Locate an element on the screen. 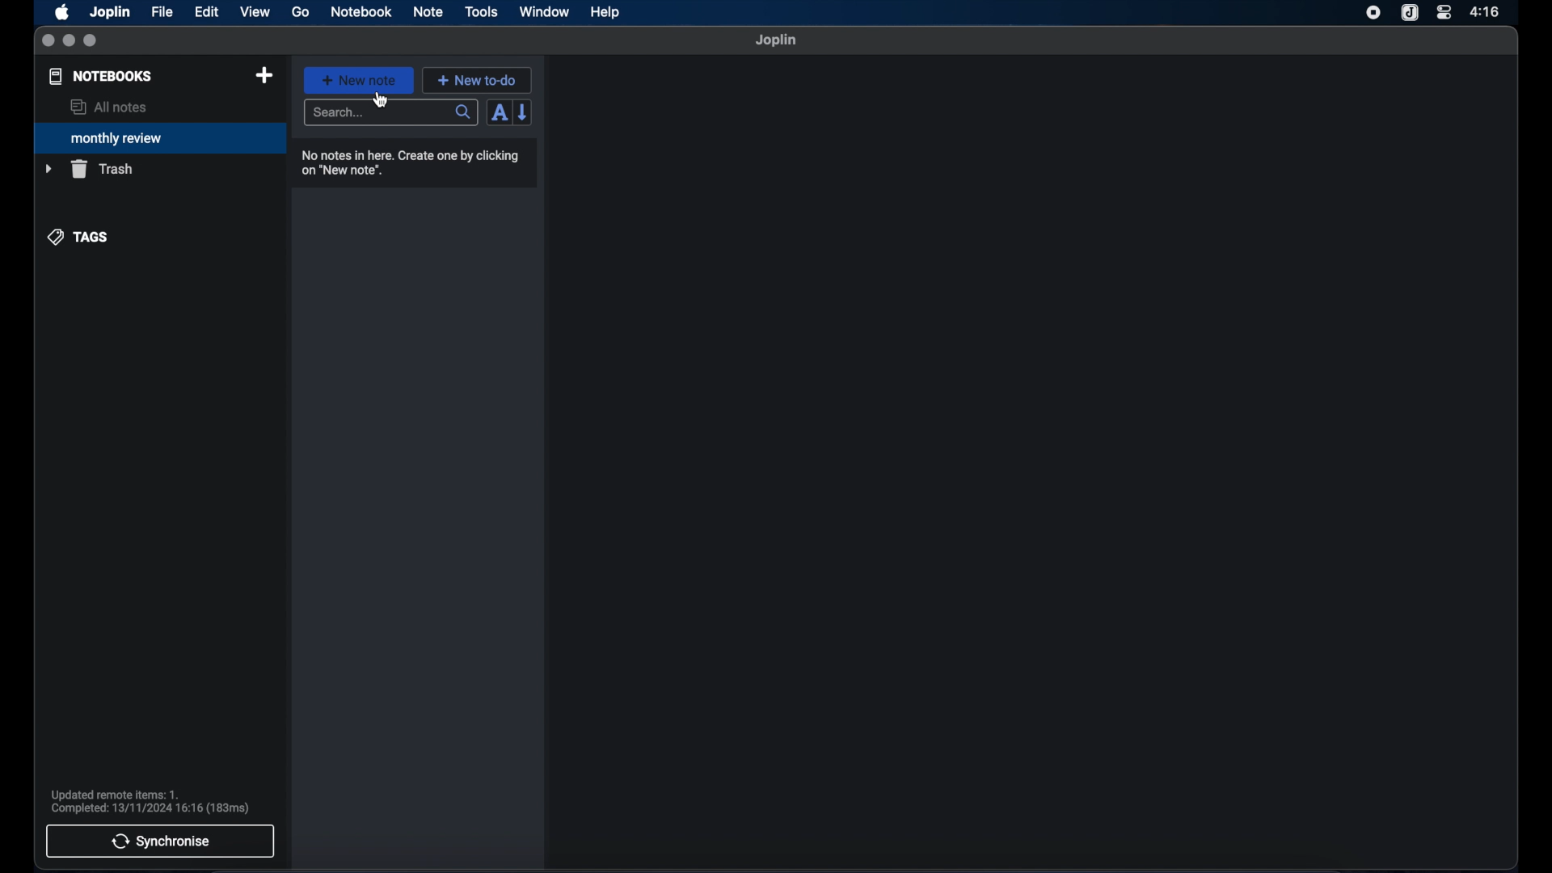 The width and height of the screenshot is (1552, 873). trash is located at coordinates (89, 169).